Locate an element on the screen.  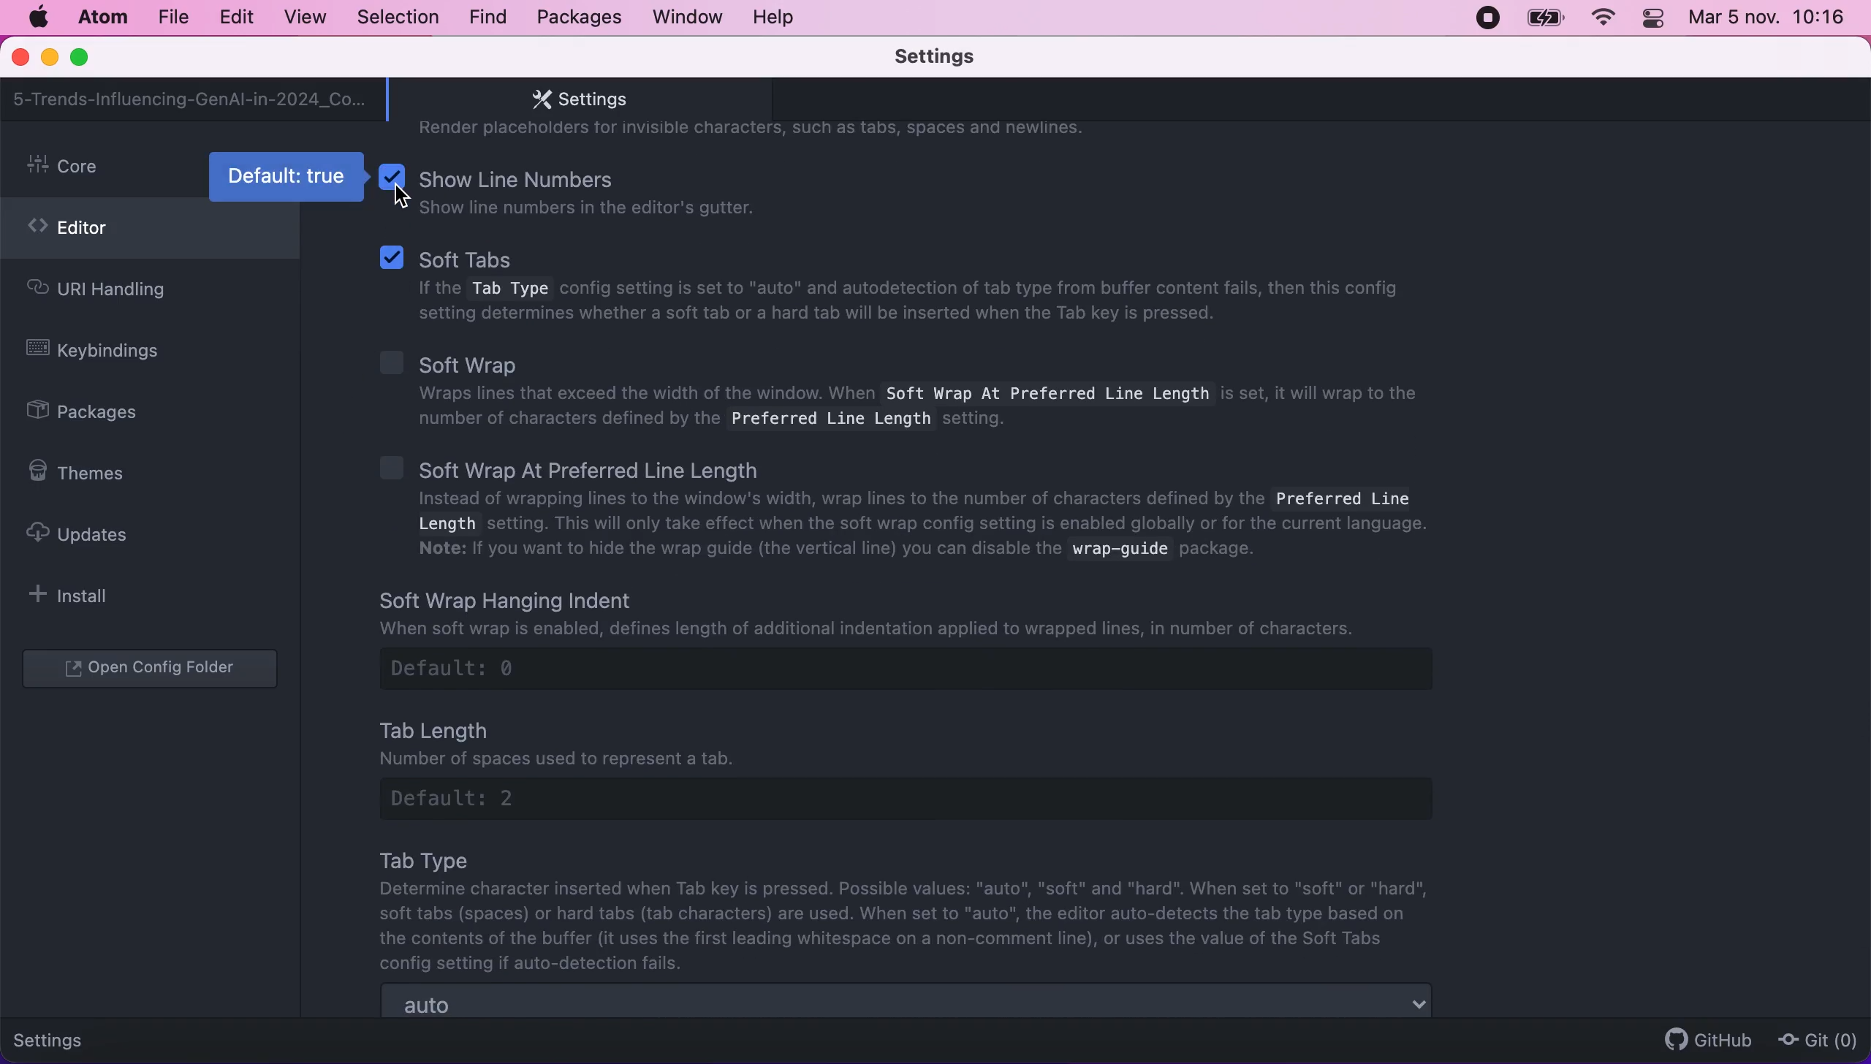
battery is located at coordinates (1545, 18).